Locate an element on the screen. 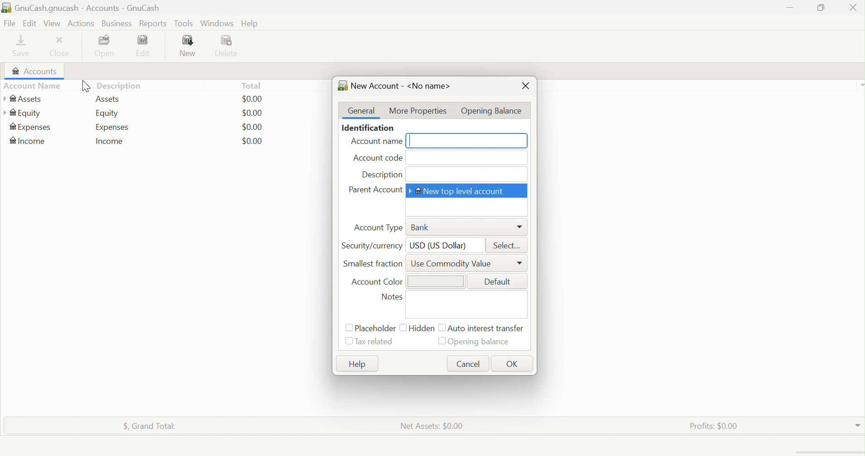  Parent Account is located at coordinates (375, 190).